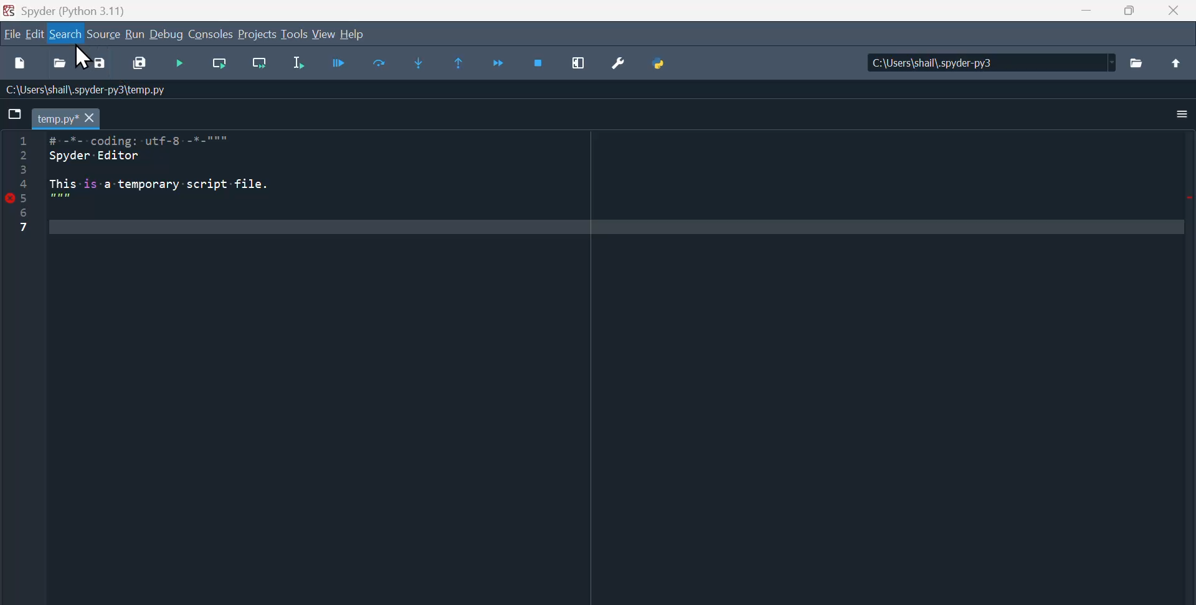 This screenshot has height=605, width=1196. Describe the element at coordinates (24, 365) in the screenshot. I see `line column` at that location.